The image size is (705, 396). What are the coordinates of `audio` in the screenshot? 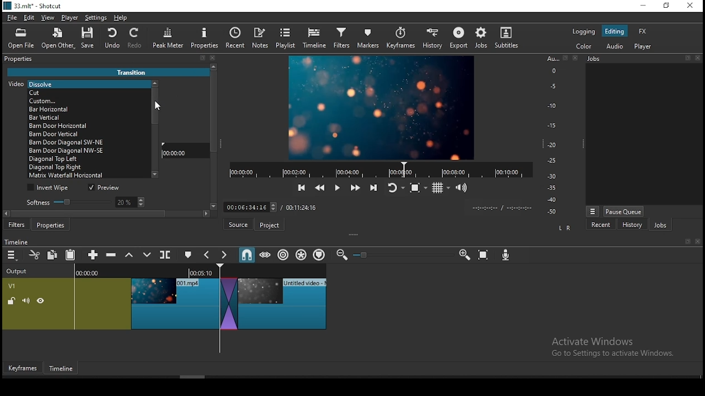 It's located at (615, 46).